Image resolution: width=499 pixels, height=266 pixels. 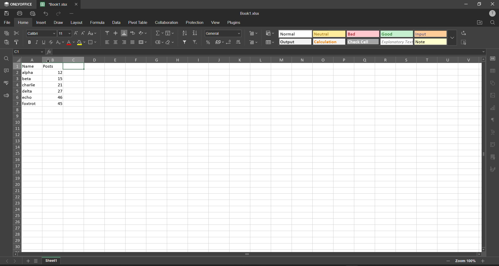 What do you see at coordinates (7, 13) in the screenshot?
I see `save` at bounding box center [7, 13].